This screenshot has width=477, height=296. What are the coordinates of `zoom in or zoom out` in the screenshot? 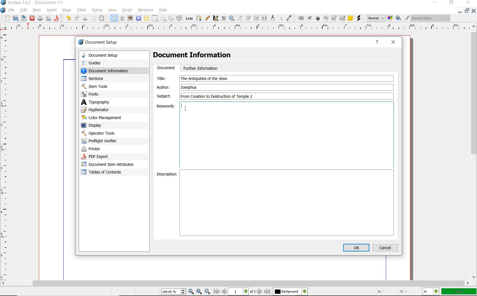 It's located at (232, 19).